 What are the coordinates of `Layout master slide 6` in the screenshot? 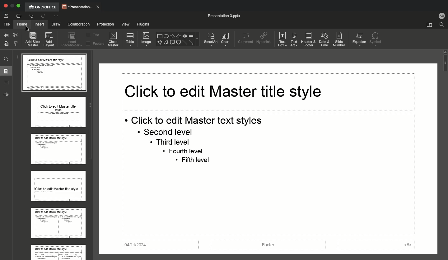 It's located at (58, 251).